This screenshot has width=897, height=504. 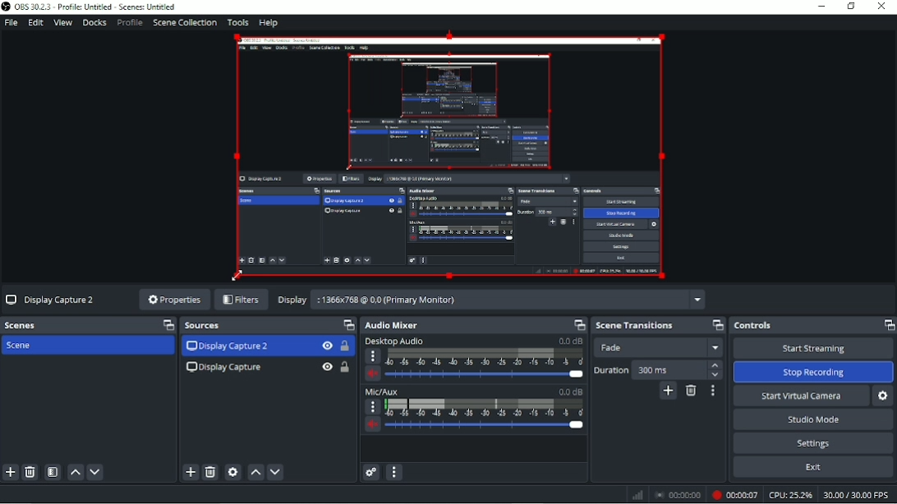 What do you see at coordinates (485, 358) in the screenshot?
I see `scale` at bounding box center [485, 358].